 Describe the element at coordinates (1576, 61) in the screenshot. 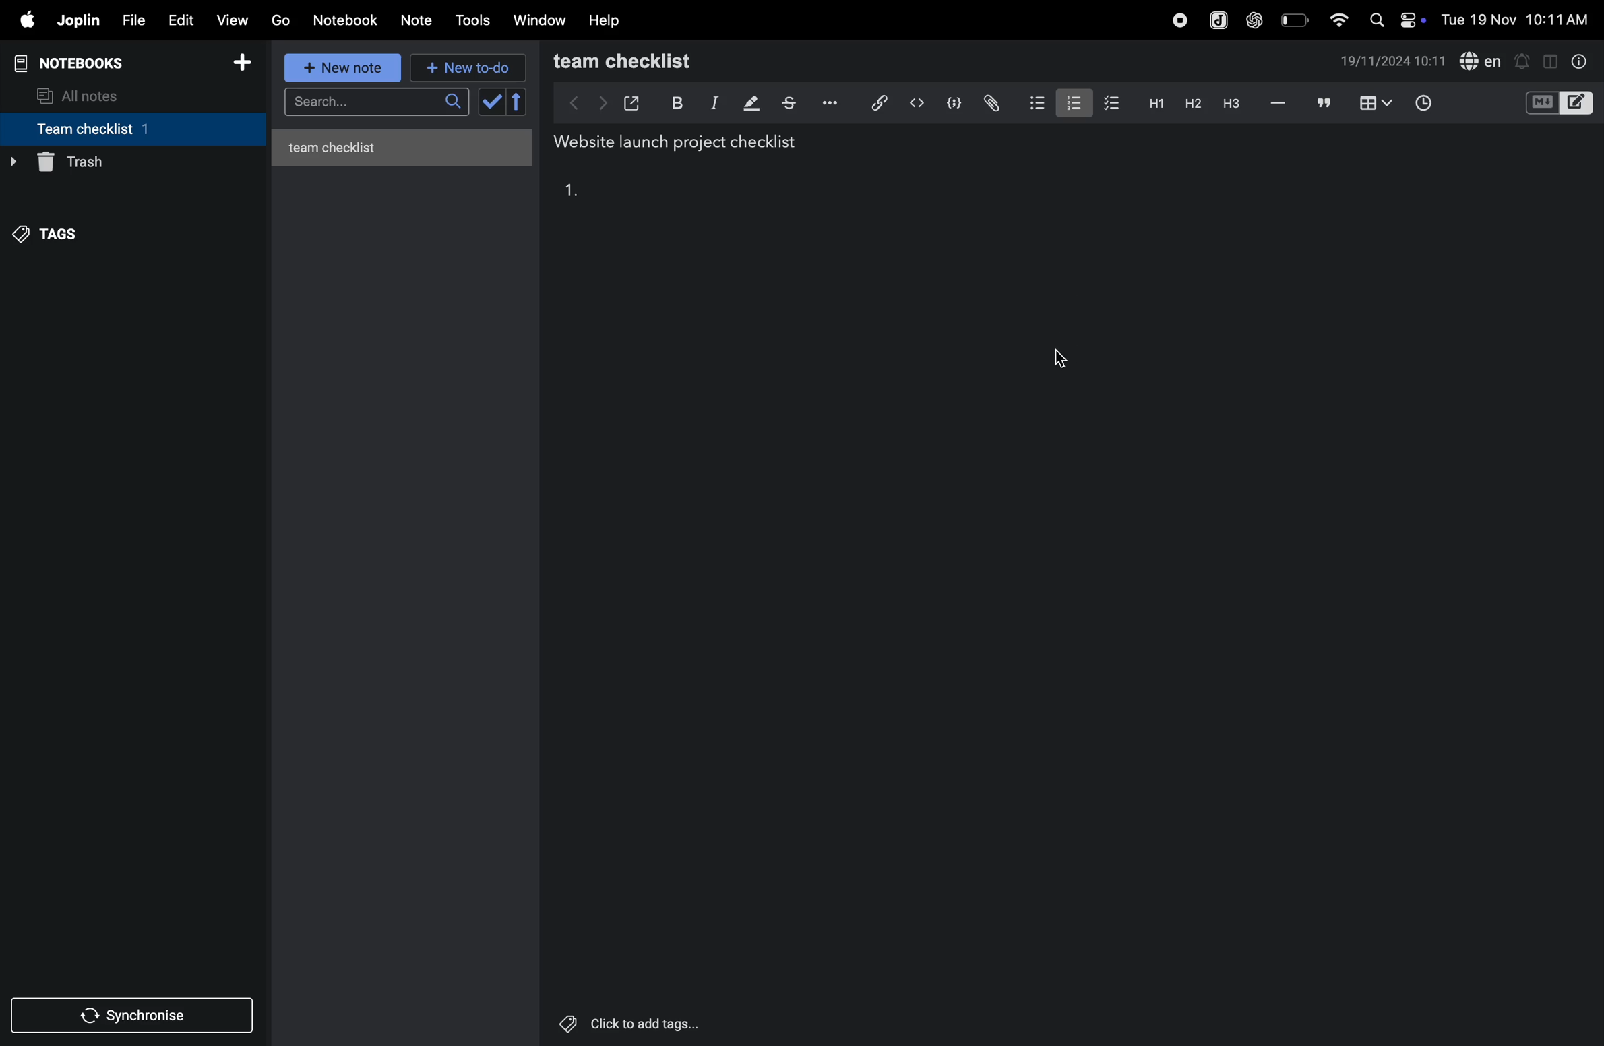

I see `info` at that location.